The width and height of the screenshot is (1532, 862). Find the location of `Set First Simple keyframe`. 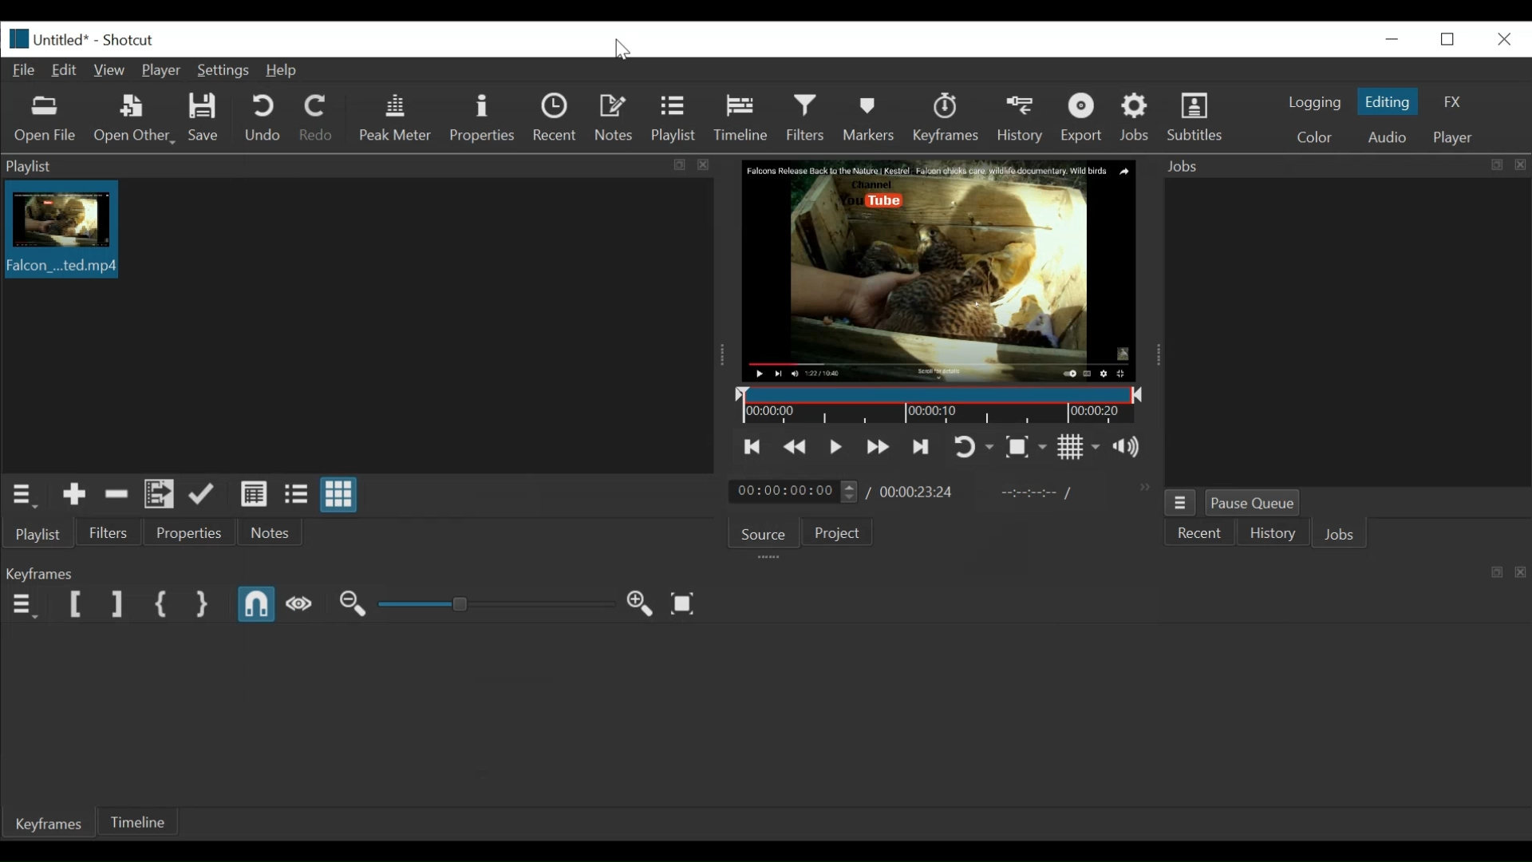

Set First Simple keyframe is located at coordinates (164, 606).